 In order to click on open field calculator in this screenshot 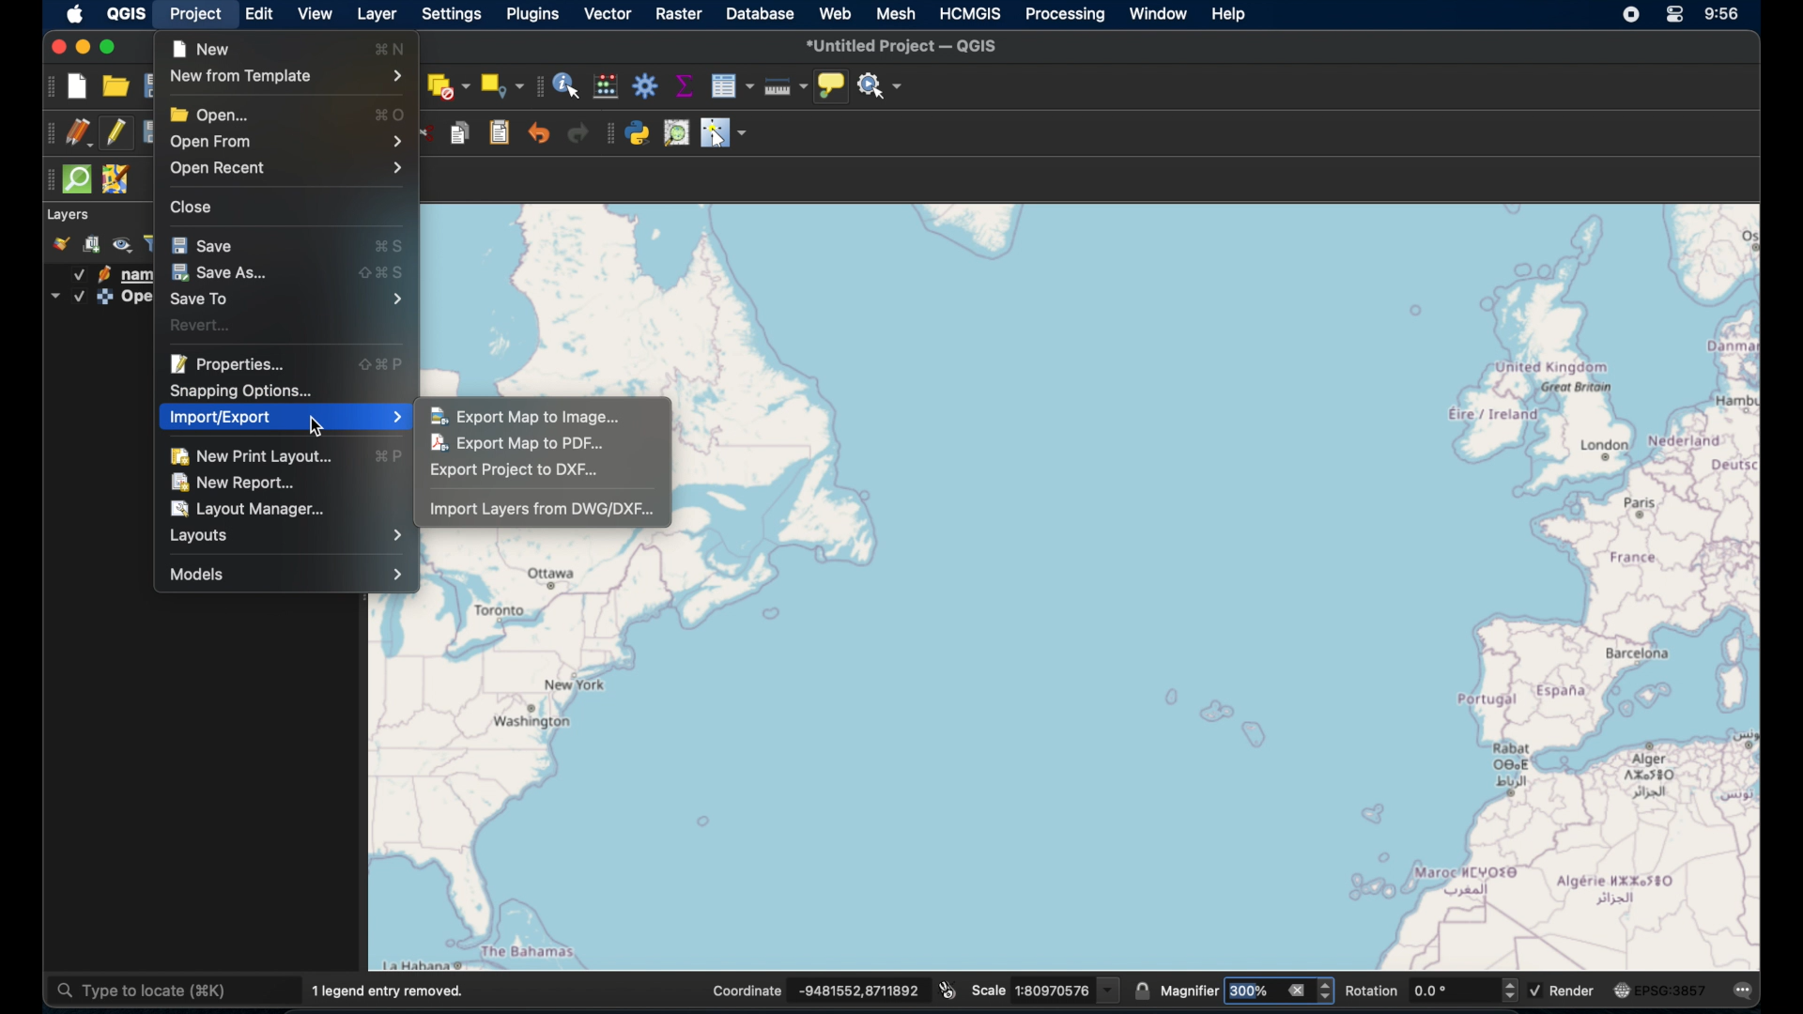, I will do `click(605, 86)`.